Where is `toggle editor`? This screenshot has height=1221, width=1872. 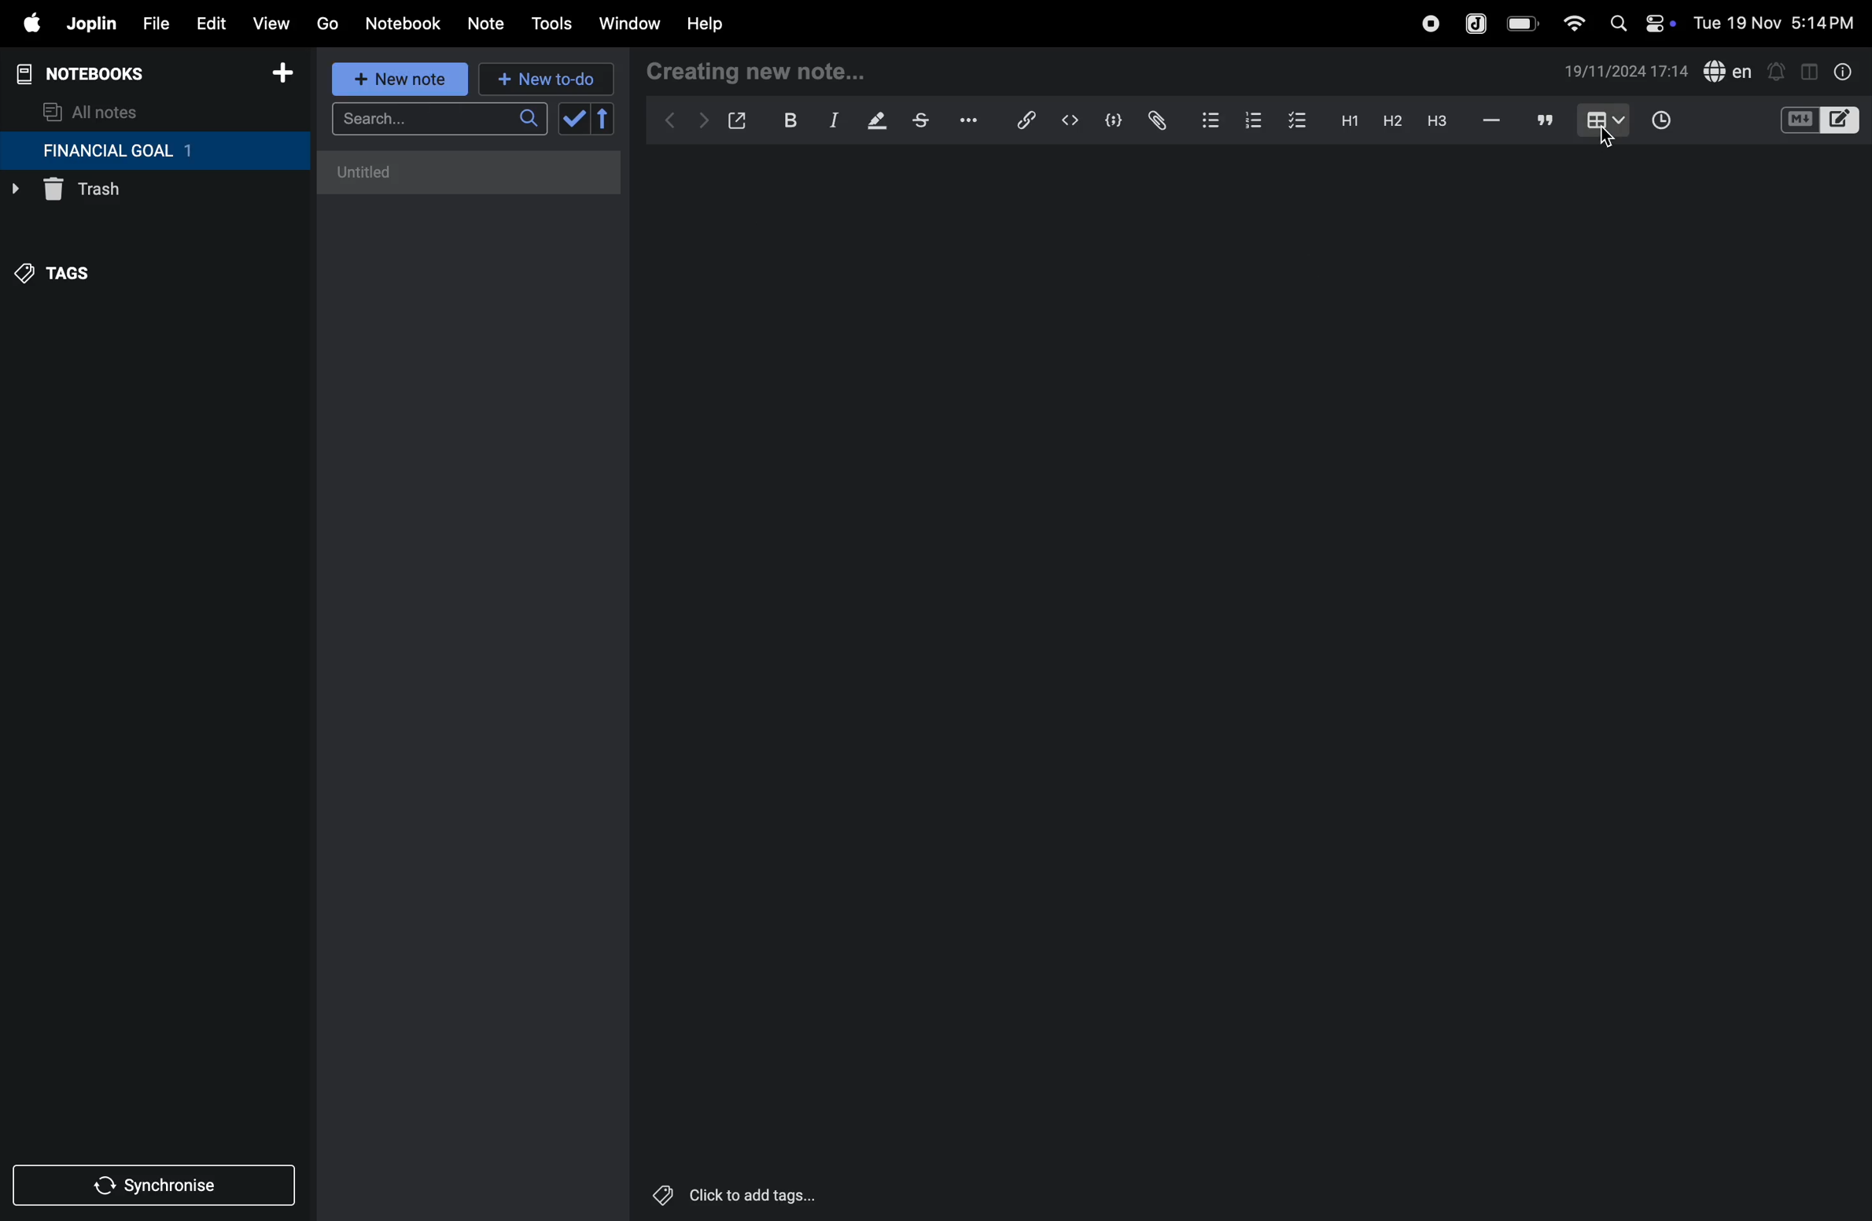 toggle editor is located at coordinates (1809, 70).